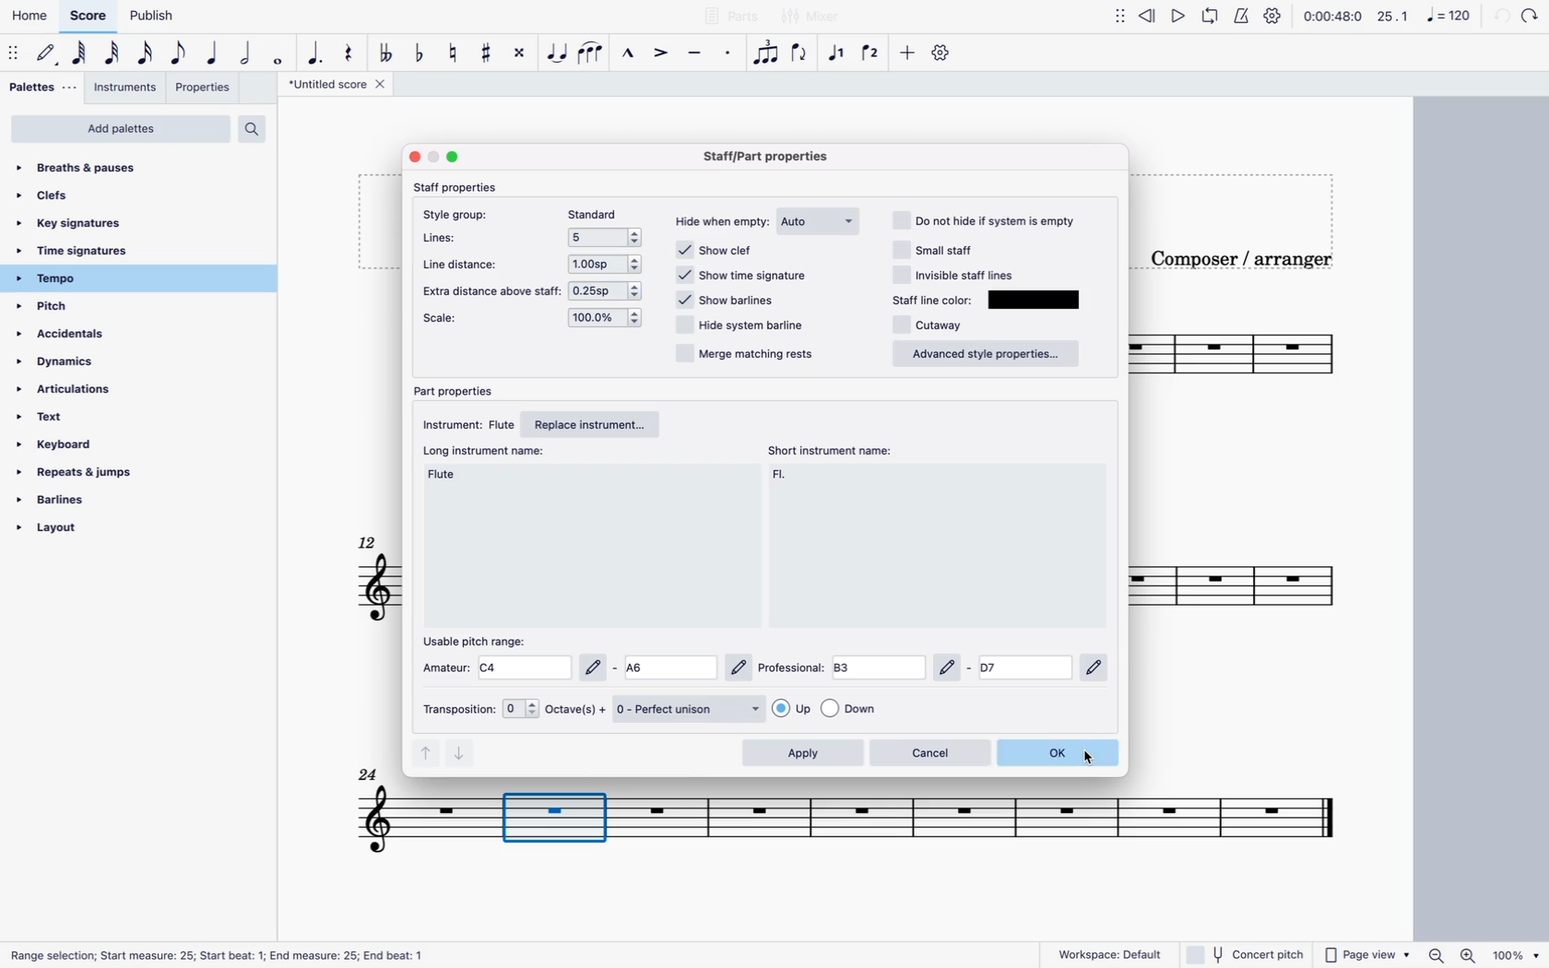  Describe the element at coordinates (766, 157) in the screenshot. I see `staff/part properties` at that location.